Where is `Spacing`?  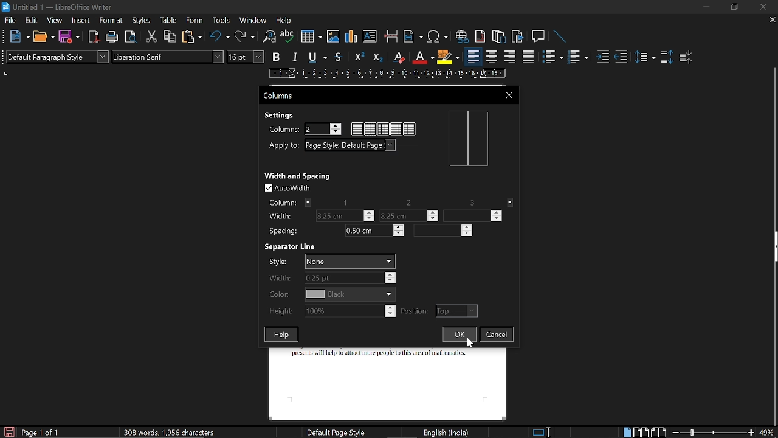 Spacing is located at coordinates (284, 231).